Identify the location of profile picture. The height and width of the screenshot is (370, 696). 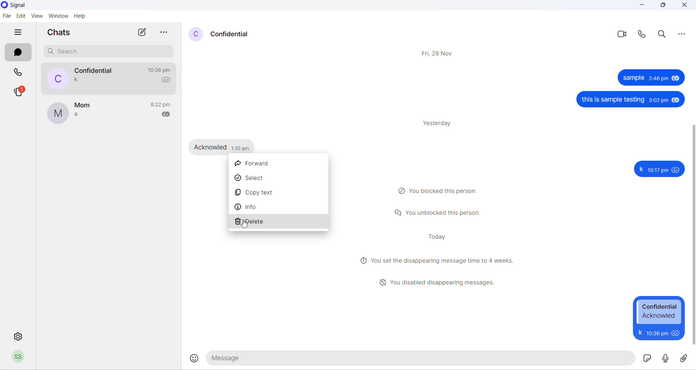
(56, 78).